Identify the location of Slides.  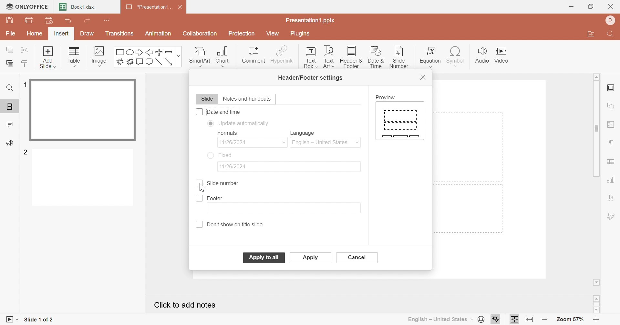
(11, 106).